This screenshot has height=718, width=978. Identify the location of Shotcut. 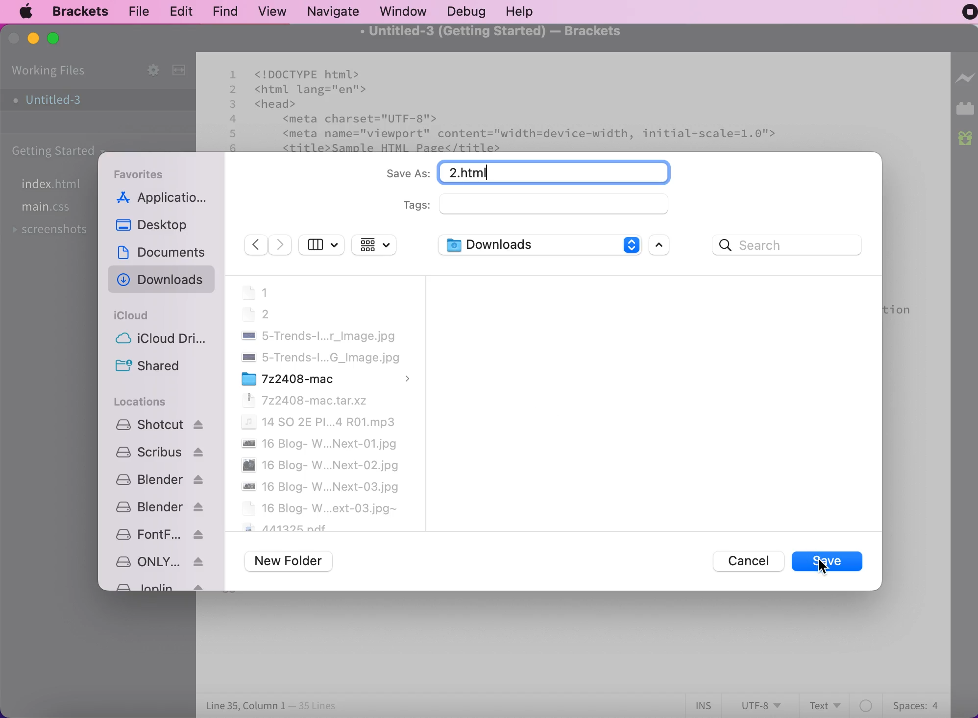
(159, 427).